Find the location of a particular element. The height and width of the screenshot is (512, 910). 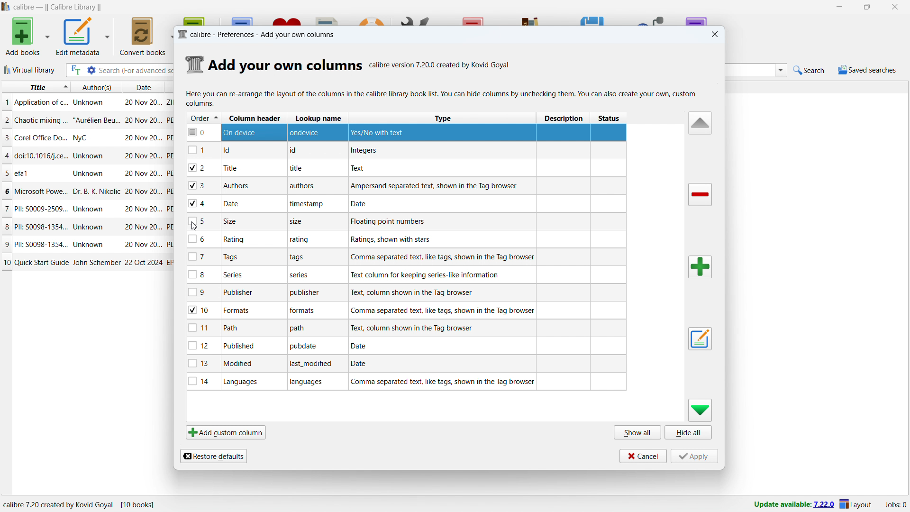

quick search is located at coordinates (809, 70).